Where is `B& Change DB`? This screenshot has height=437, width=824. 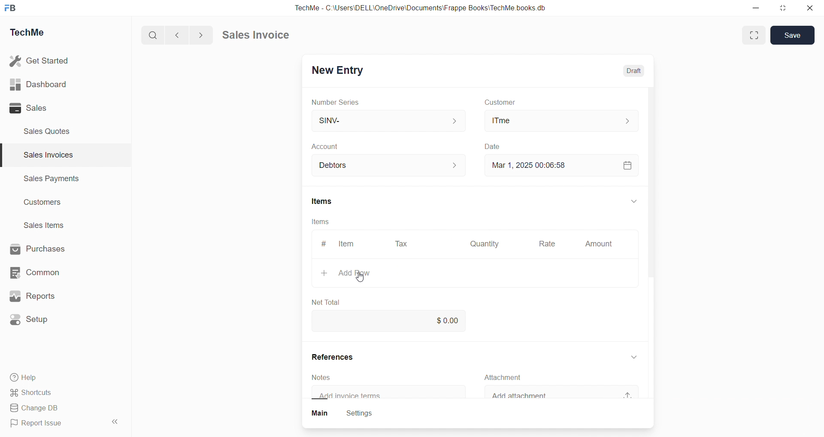 B& Change DB is located at coordinates (37, 409).